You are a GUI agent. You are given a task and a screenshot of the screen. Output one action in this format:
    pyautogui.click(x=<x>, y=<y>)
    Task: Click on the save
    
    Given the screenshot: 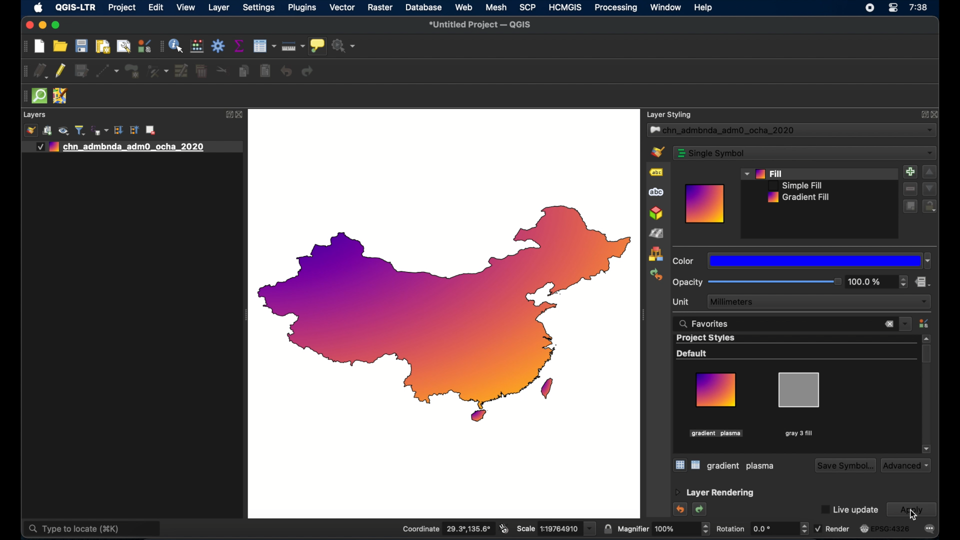 What is the action you would take?
    pyautogui.click(x=82, y=45)
    